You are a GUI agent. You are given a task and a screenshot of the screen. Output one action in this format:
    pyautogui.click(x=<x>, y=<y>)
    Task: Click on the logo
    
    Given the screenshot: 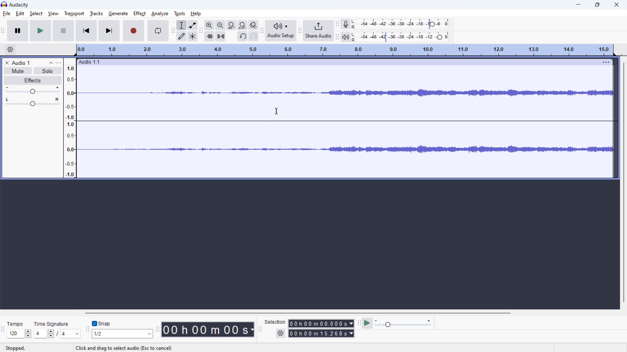 What is the action you would take?
    pyautogui.click(x=4, y=4)
    